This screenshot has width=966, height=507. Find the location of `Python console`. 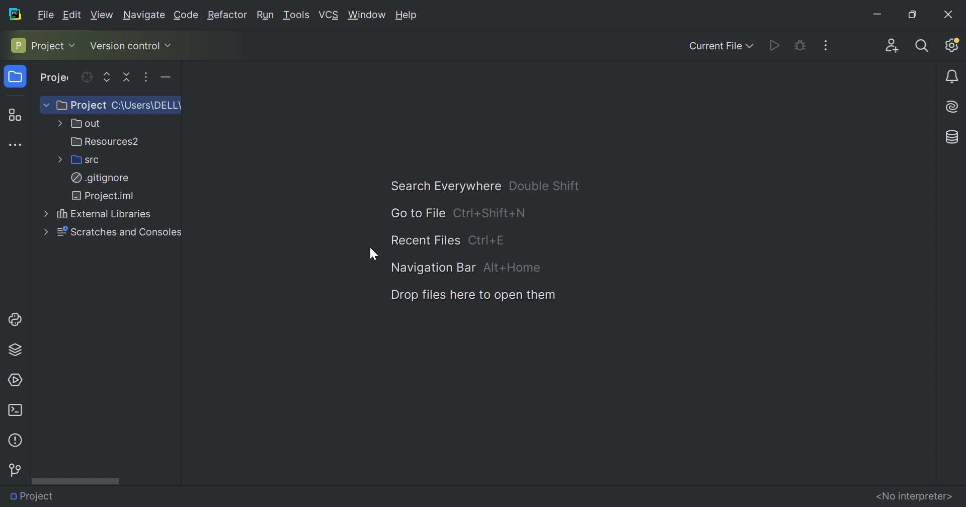

Python console is located at coordinates (17, 318).